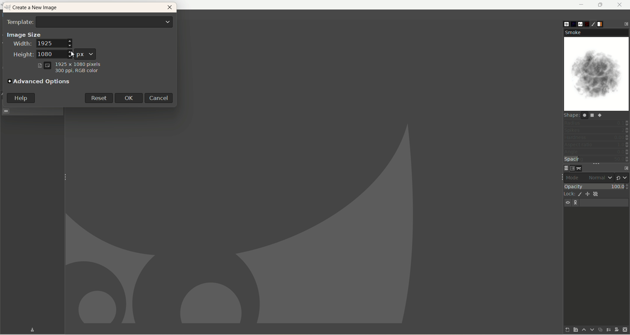 This screenshot has width=630, height=335. Describe the element at coordinates (562, 23) in the screenshot. I see `brush` at that location.